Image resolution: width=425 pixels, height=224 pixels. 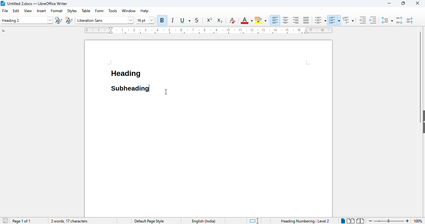 I want to click on edit, so click(x=16, y=11).